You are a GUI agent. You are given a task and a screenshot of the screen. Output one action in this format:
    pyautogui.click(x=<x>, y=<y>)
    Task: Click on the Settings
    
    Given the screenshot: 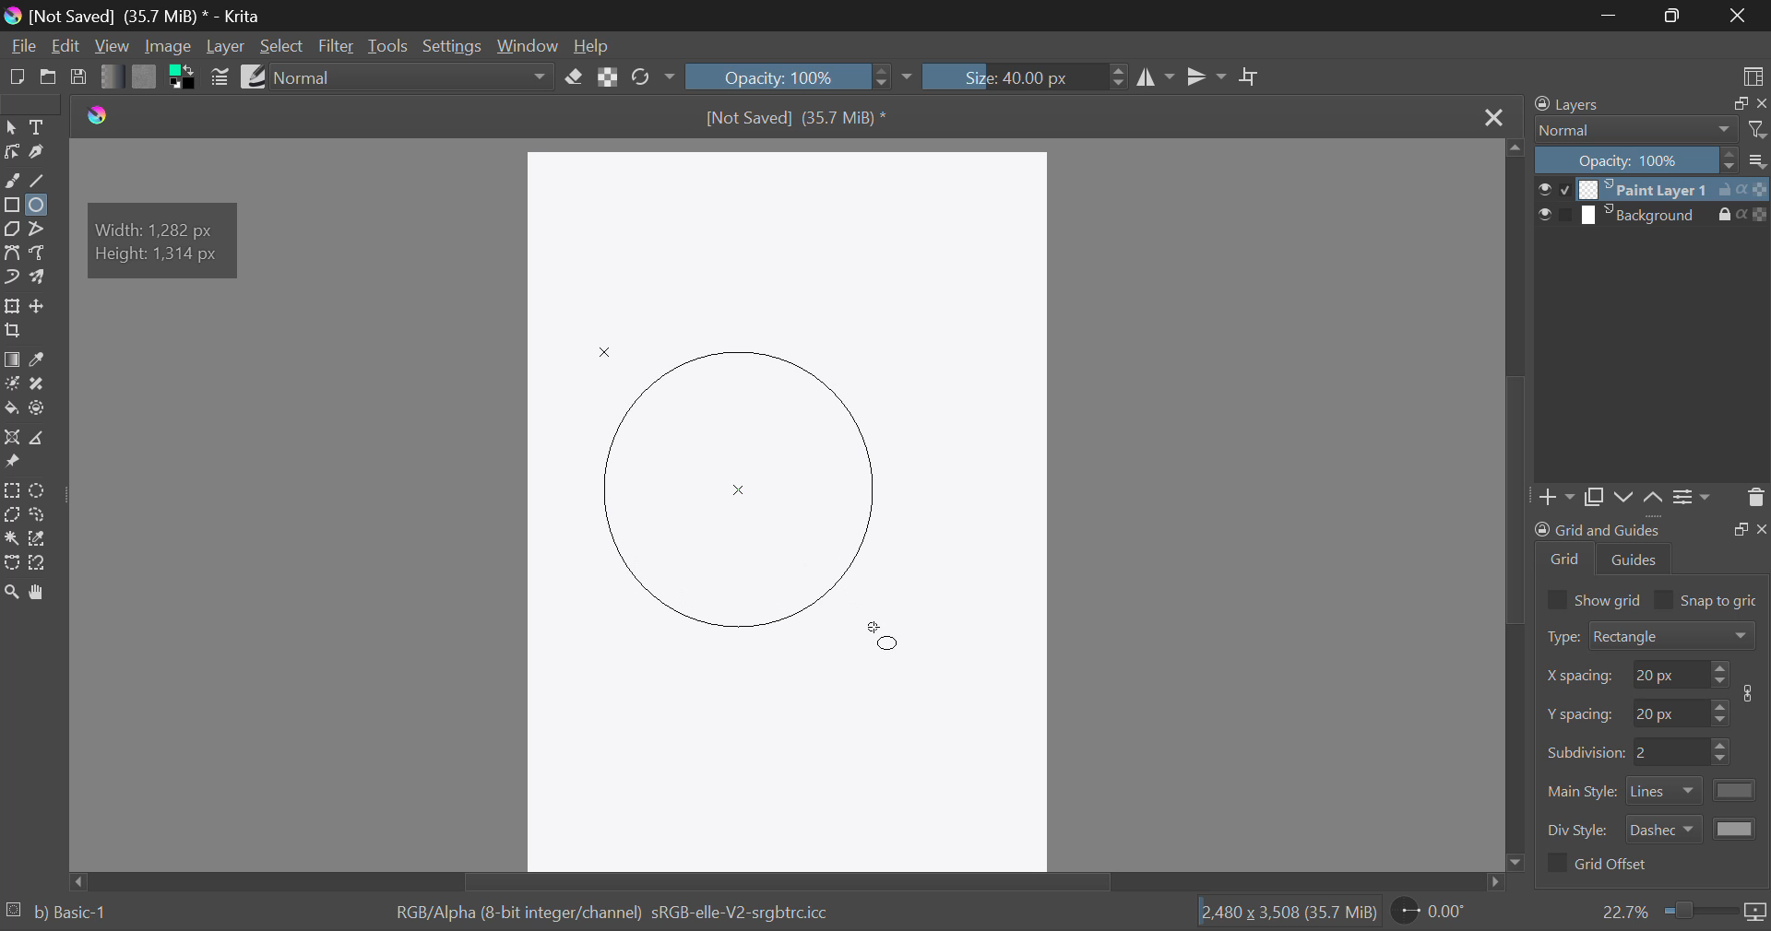 What is the action you would take?
    pyautogui.click(x=450, y=46)
    